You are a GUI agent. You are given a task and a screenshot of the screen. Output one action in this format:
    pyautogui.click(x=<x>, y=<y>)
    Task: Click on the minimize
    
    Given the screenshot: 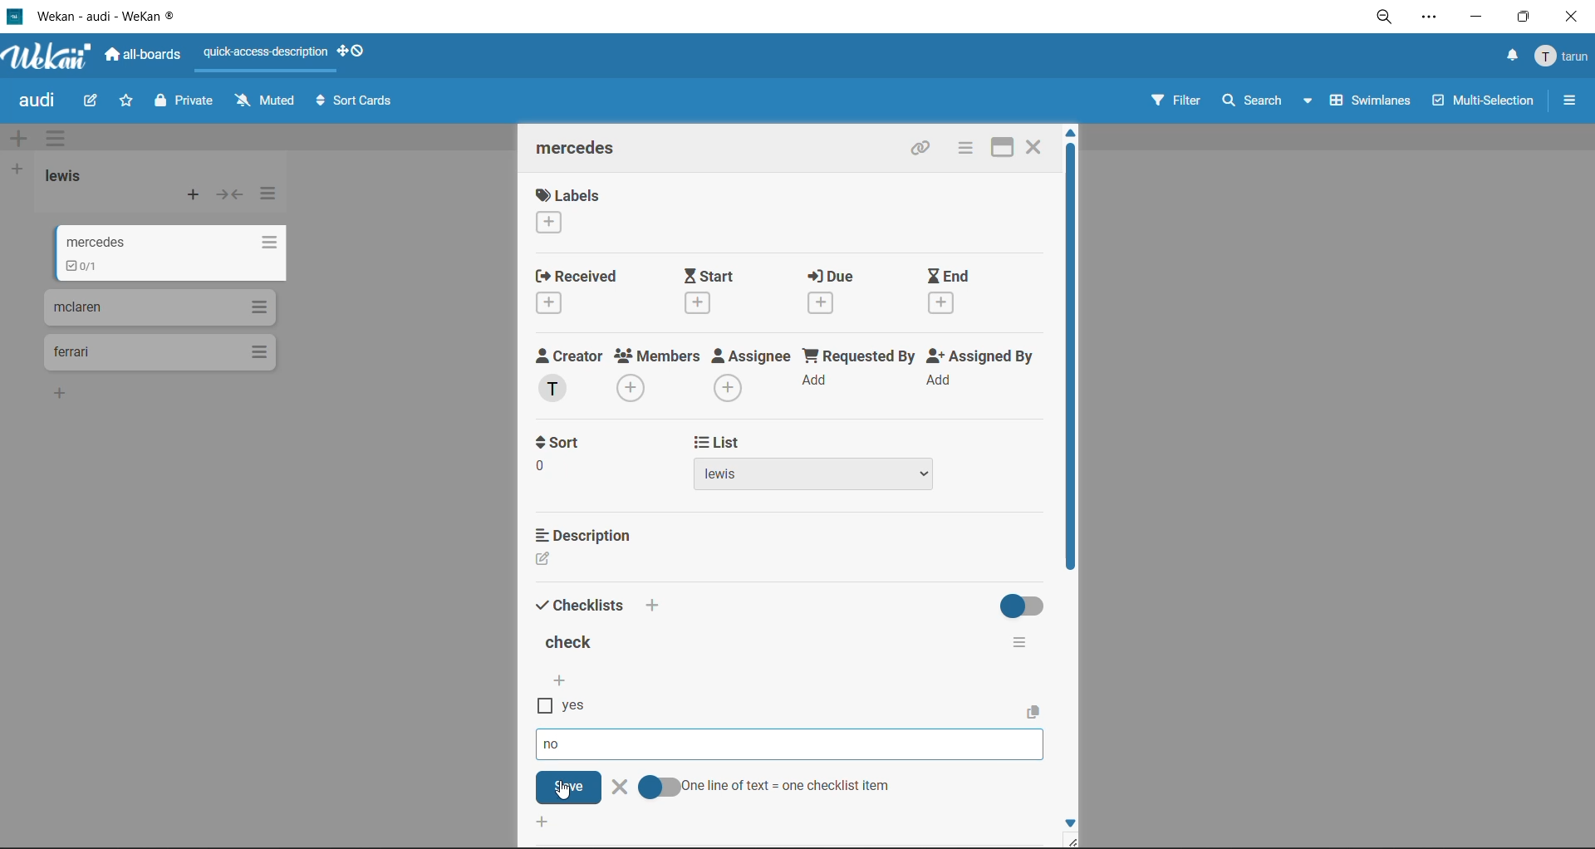 What is the action you would take?
    pyautogui.click(x=1475, y=20)
    